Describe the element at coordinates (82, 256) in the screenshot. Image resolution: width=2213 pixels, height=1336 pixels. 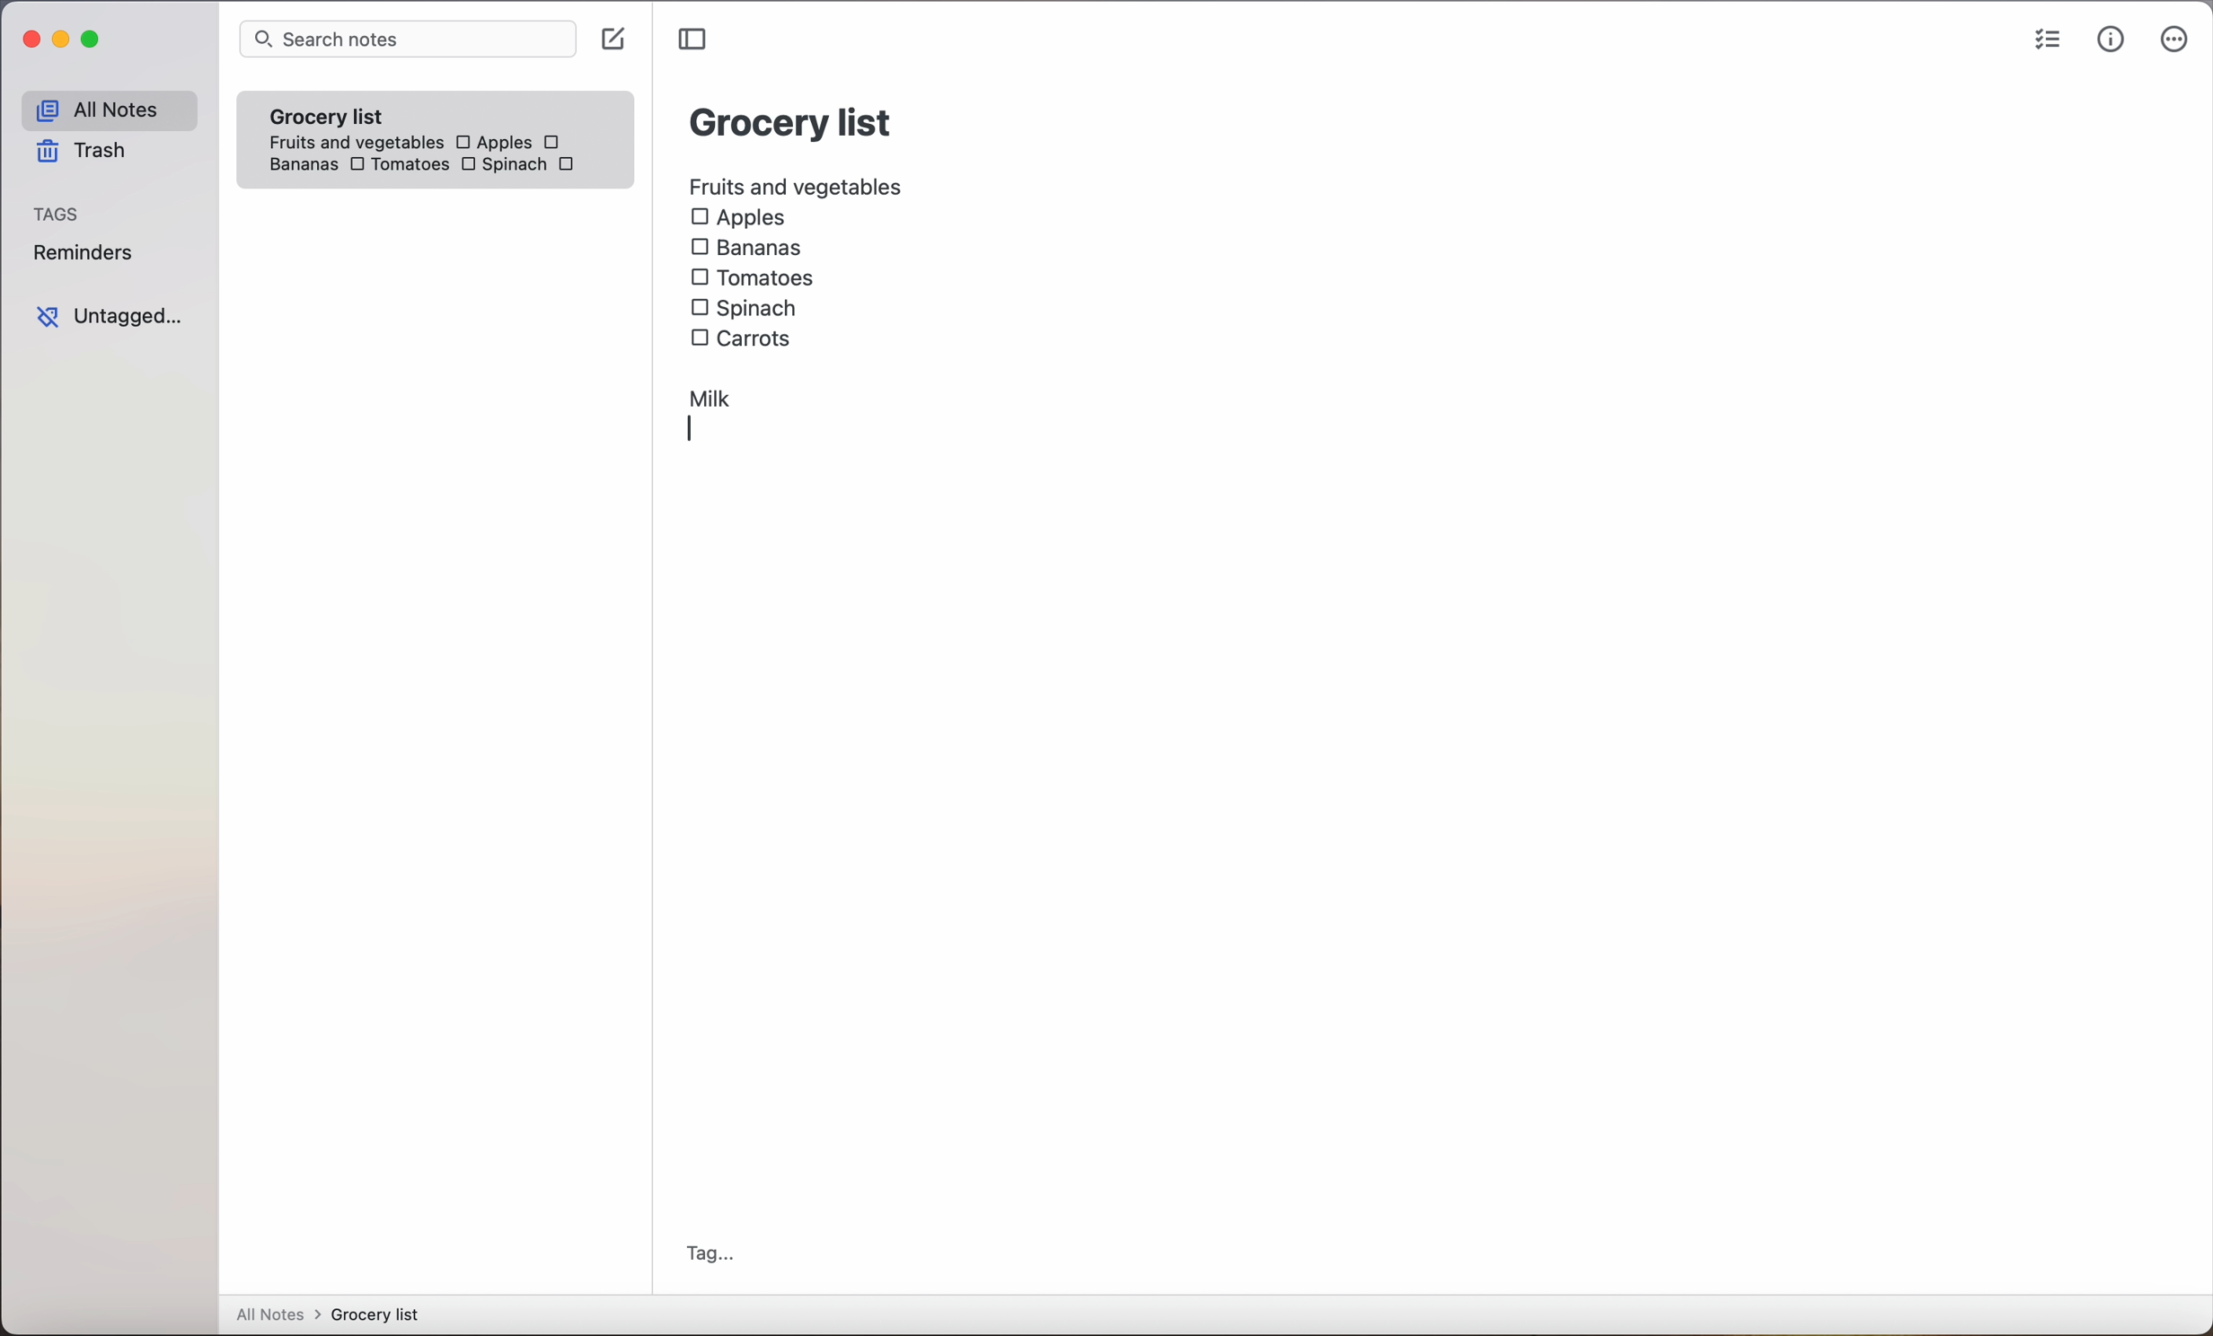
I see `reminders` at that location.